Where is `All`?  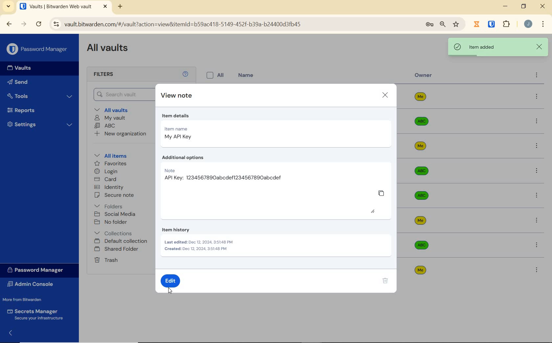
All is located at coordinates (217, 75).